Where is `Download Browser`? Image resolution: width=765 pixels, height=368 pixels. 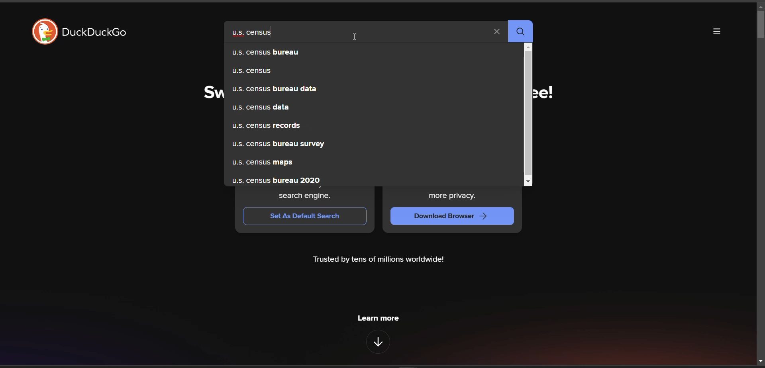
Download Browser is located at coordinates (453, 217).